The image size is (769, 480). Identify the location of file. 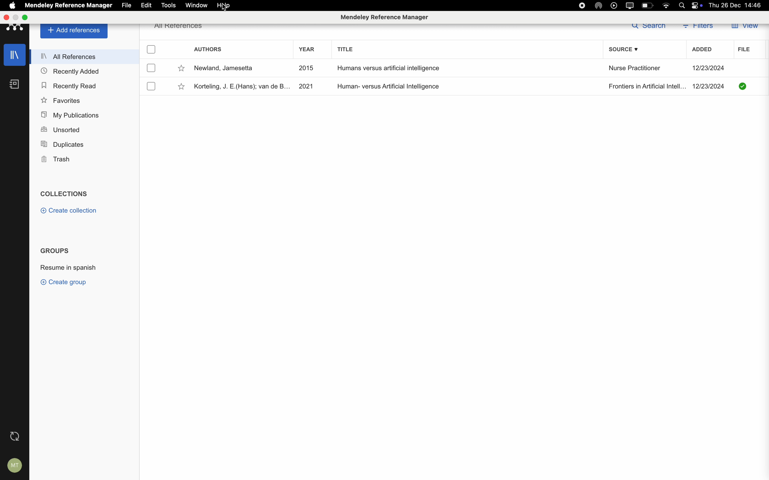
(126, 5).